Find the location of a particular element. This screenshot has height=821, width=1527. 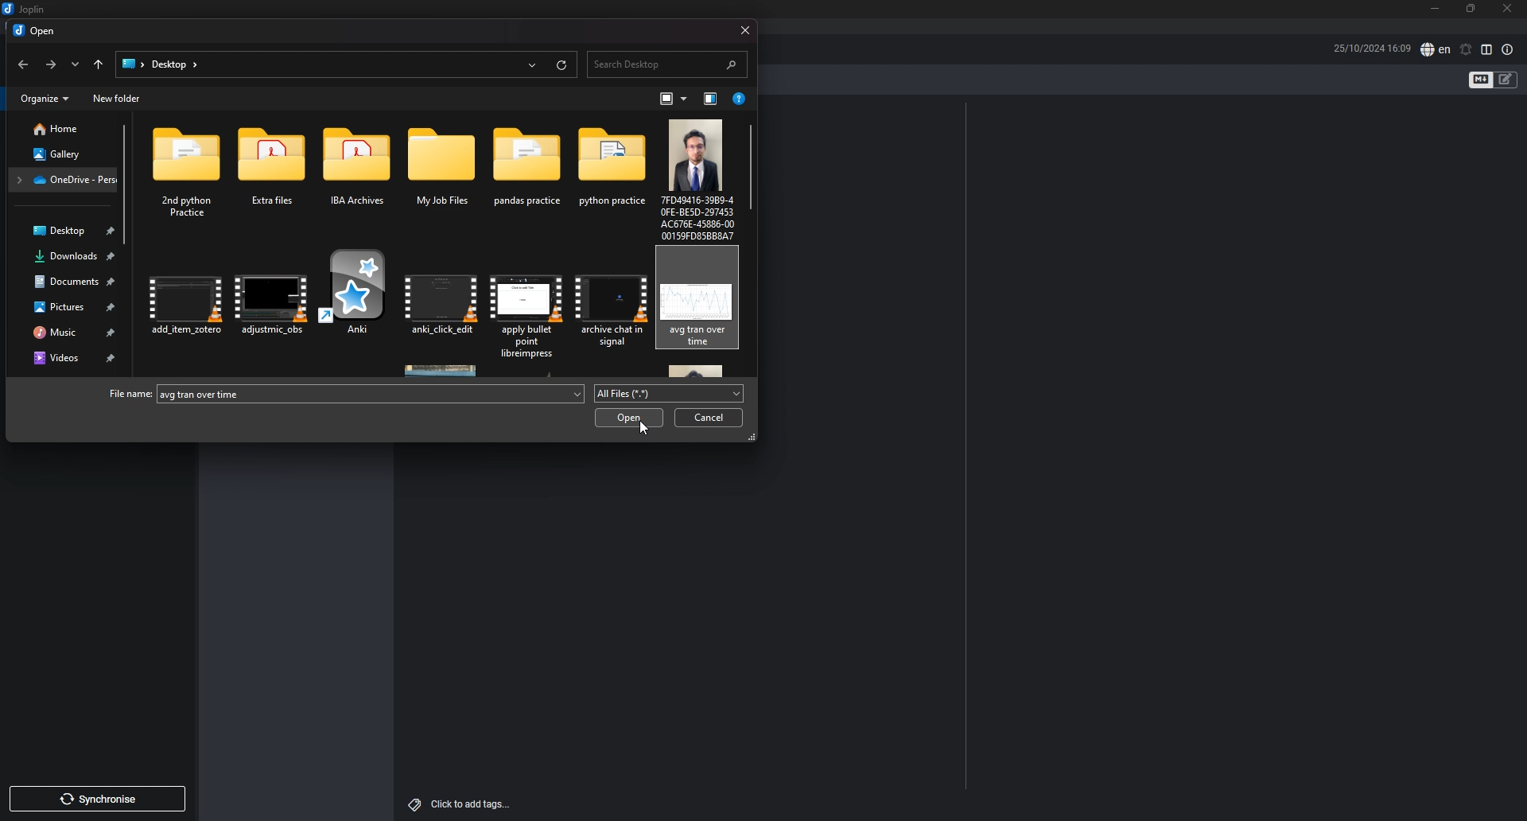

desktop is located at coordinates (64, 230).